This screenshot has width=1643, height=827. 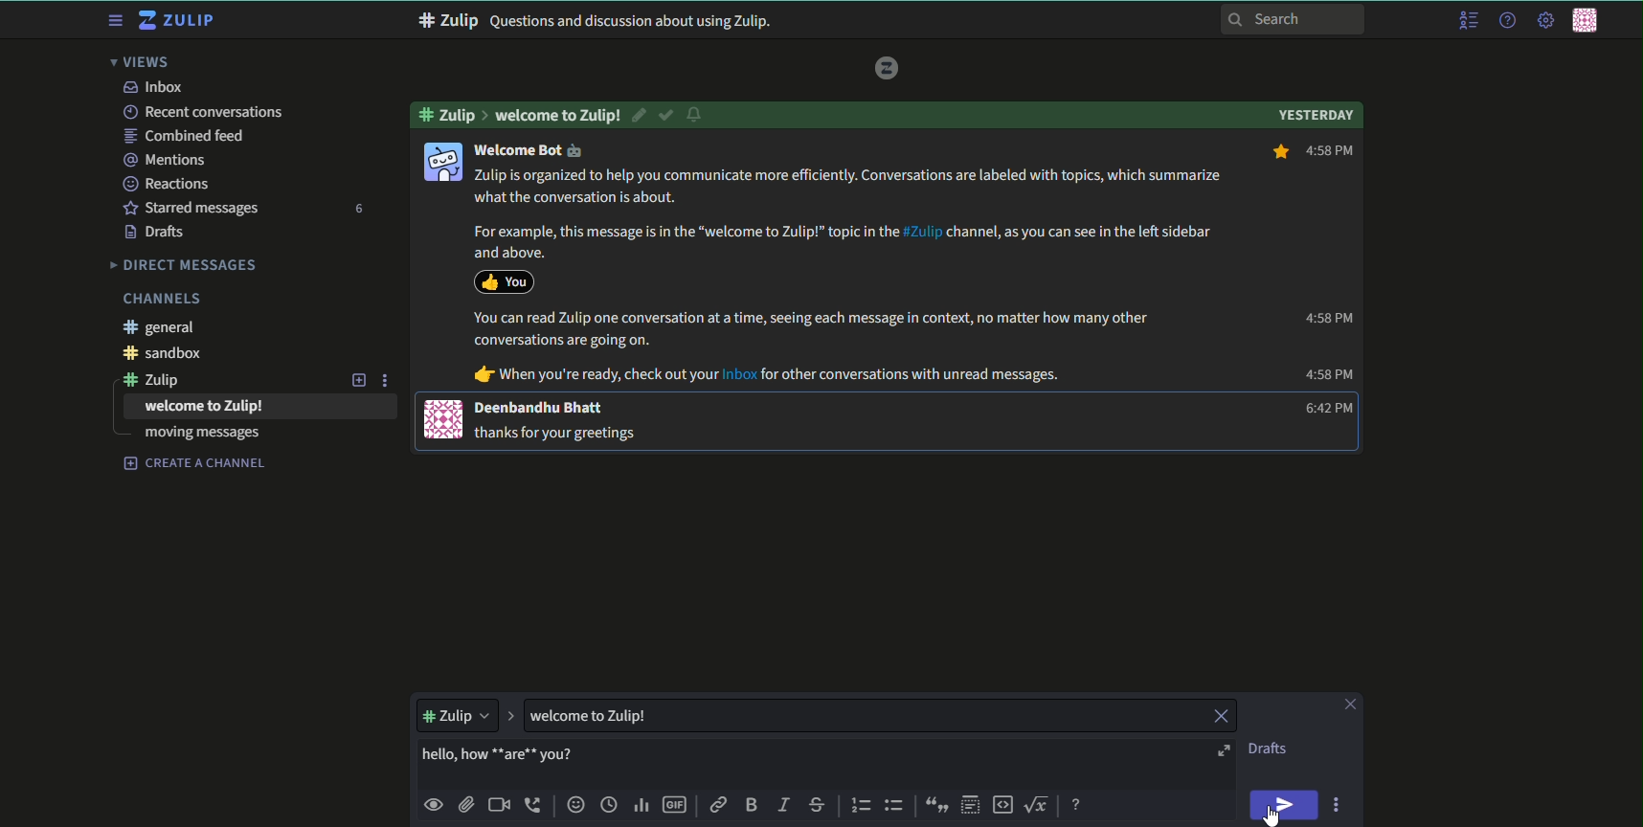 I want to click on add gif, so click(x=677, y=807).